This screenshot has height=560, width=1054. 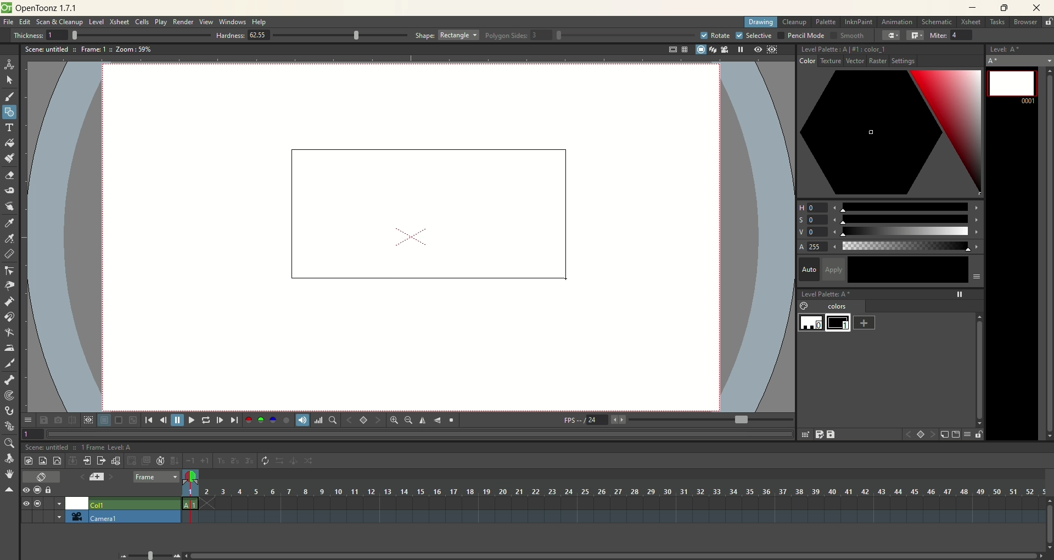 What do you see at coordinates (249, 461) in the screenshot?
I see `reframe on 3's` at bounding box center [249, 461].